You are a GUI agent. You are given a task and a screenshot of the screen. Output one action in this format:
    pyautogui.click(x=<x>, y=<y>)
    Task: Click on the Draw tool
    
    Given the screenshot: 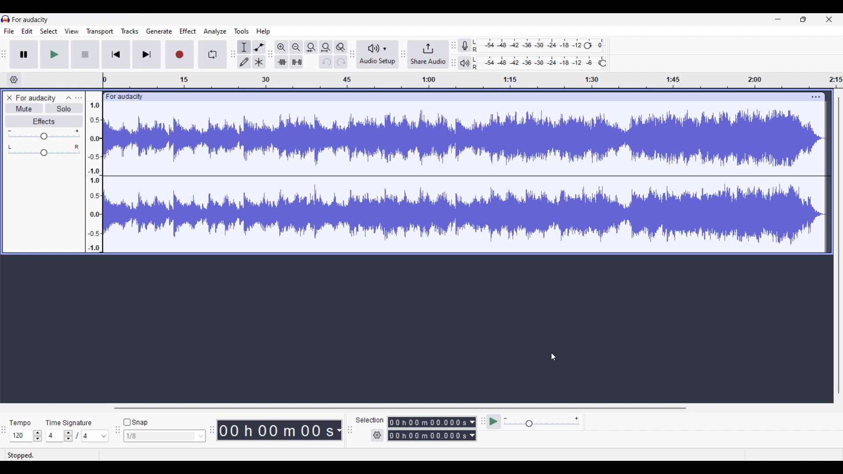 What is the action you would take?
    pyautogui.click(x=244, y=62)
    